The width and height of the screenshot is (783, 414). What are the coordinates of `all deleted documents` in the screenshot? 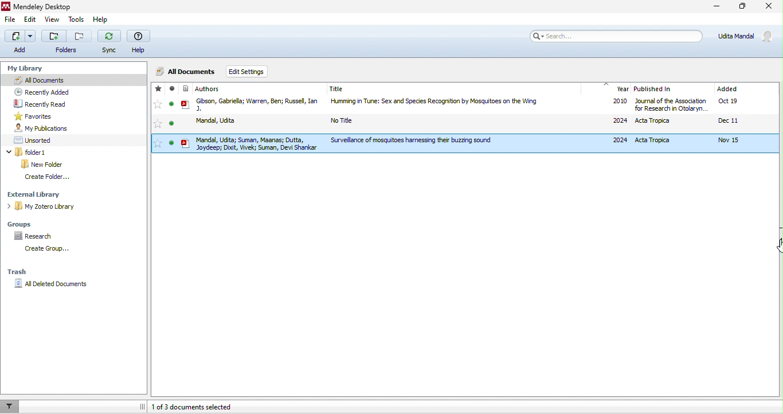 It's located at (52, 283).